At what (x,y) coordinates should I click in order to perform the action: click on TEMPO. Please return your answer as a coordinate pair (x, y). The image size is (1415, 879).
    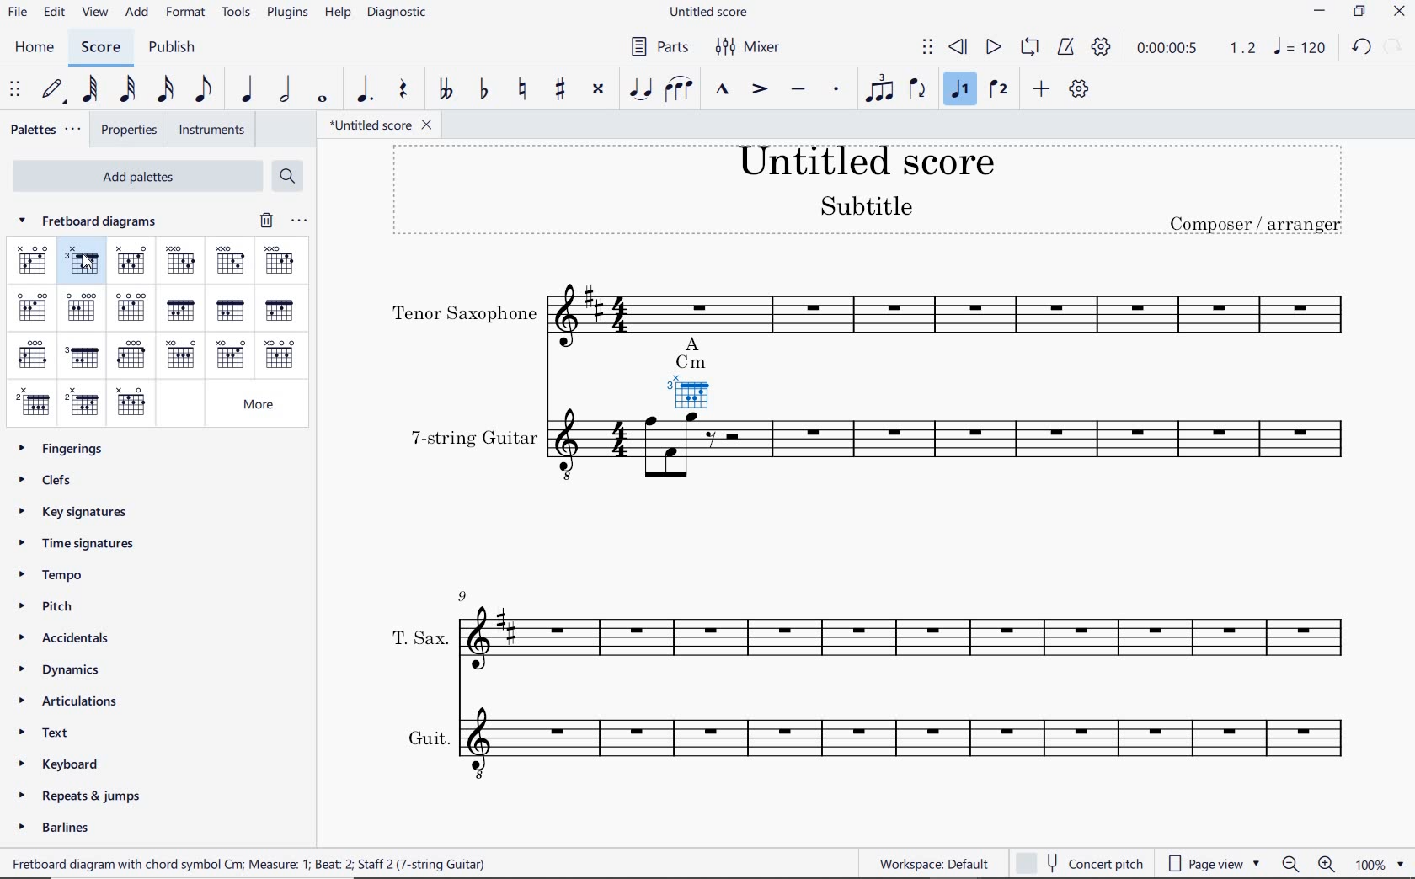
    Looking at the image, I should click on (61, 578).